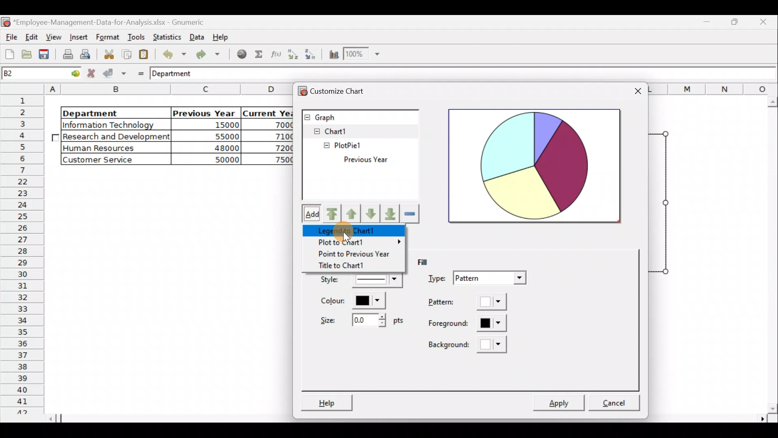  What do you see at coordinates (87, 54) in the screenshot?
I see `Print preview` at bounding box center [87, 54].